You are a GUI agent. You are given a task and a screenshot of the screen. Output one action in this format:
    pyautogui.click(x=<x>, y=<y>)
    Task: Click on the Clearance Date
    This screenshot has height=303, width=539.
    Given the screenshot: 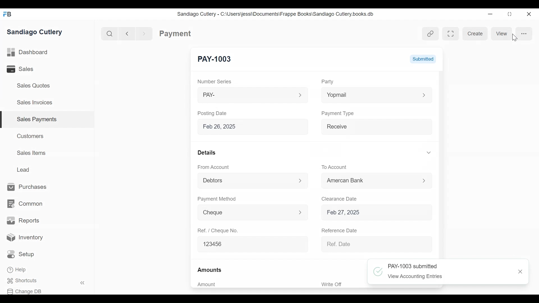 What is the action you would take?
    pyautogui.click(x=340, y=198)
    